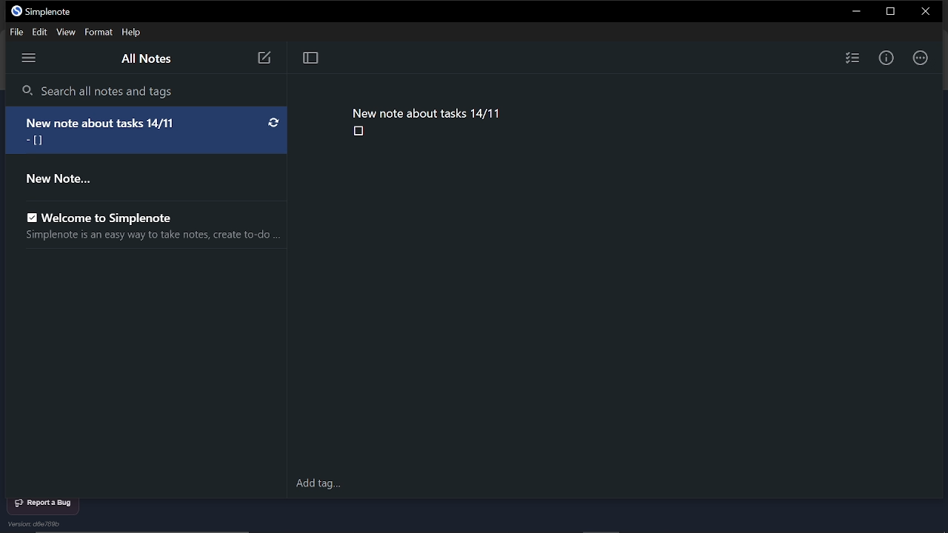  What do you see at coordinates (852, 57) in the screenshot?
I see `Insert checklist` at bounding box center [852, 57].